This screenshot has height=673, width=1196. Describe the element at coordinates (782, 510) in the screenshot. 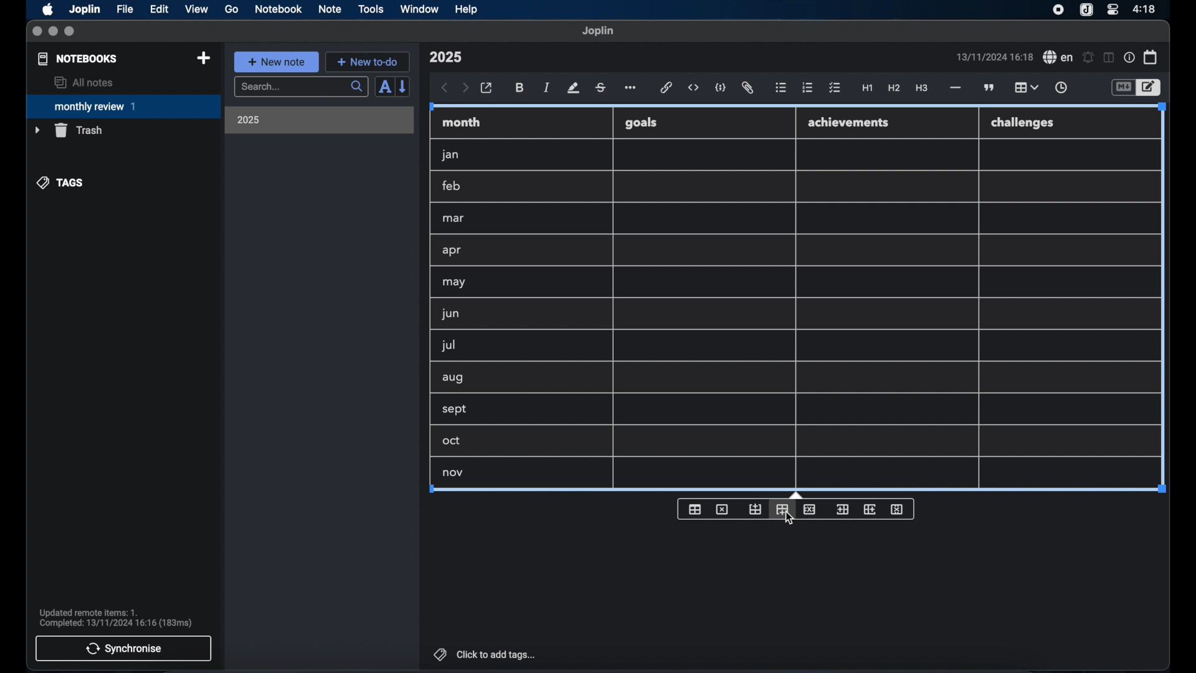

I see `insert column after` at that location.